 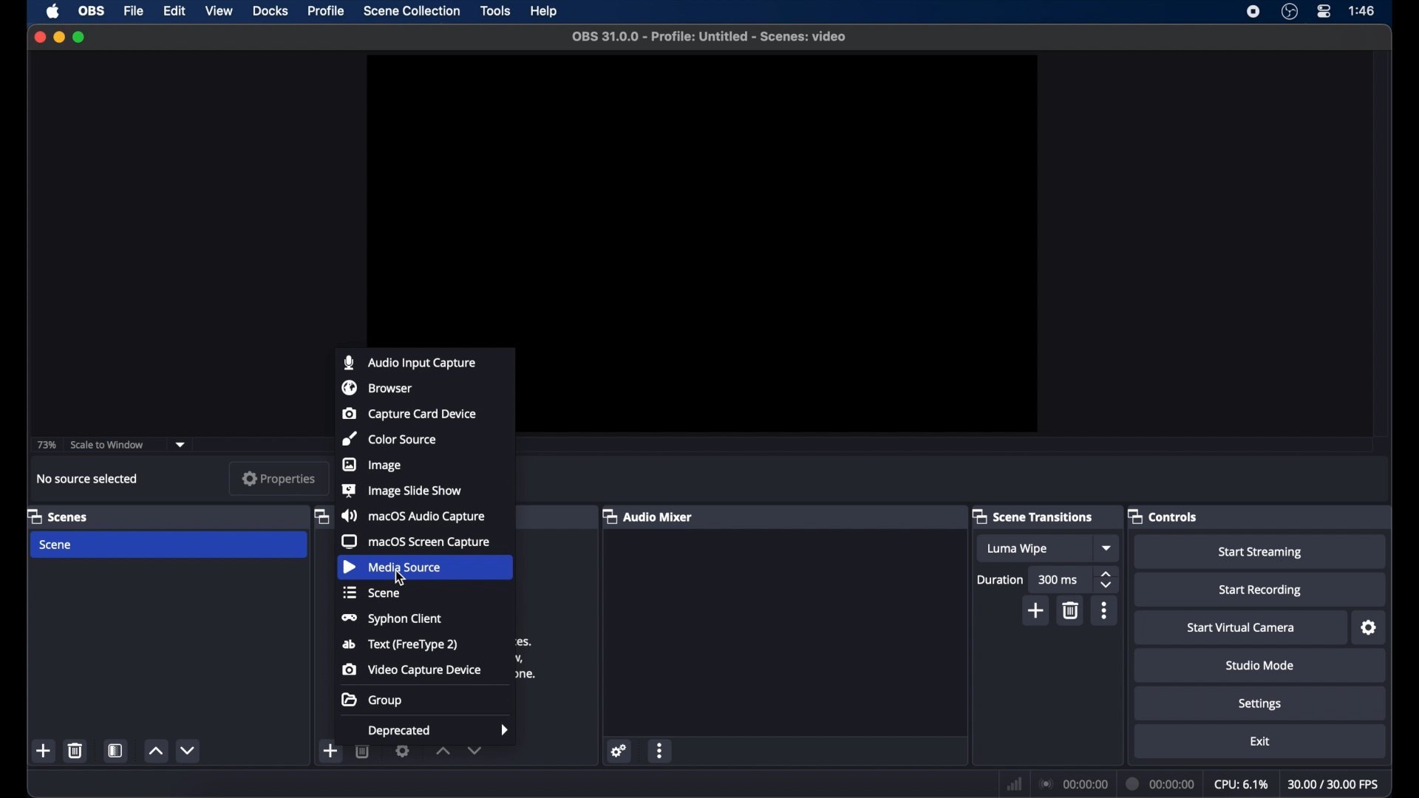 What do you see at coordinates (115, 750) in the screenshot?
I see `scene filters` at bounding box center [115, 750].